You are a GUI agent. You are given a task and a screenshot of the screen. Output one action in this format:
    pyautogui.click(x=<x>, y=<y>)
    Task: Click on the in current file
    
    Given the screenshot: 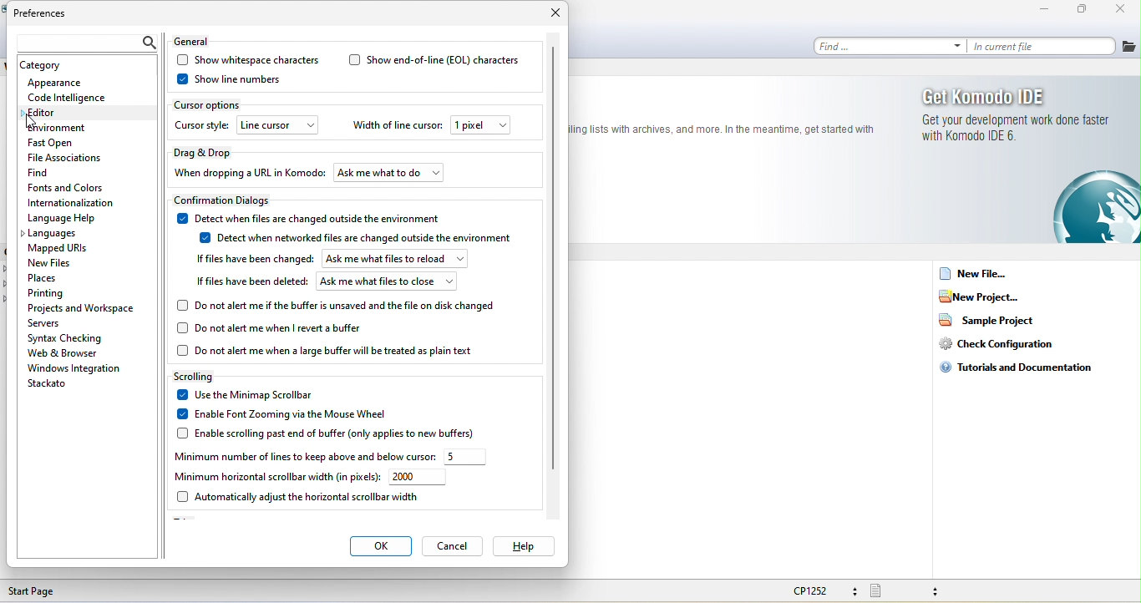 What is the action you would take?
    pyautogui.click(x=1044, y=45)
    